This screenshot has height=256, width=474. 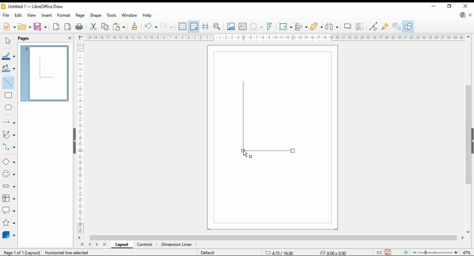 I want to click on decrease zoom, so click(x=414, y=252).